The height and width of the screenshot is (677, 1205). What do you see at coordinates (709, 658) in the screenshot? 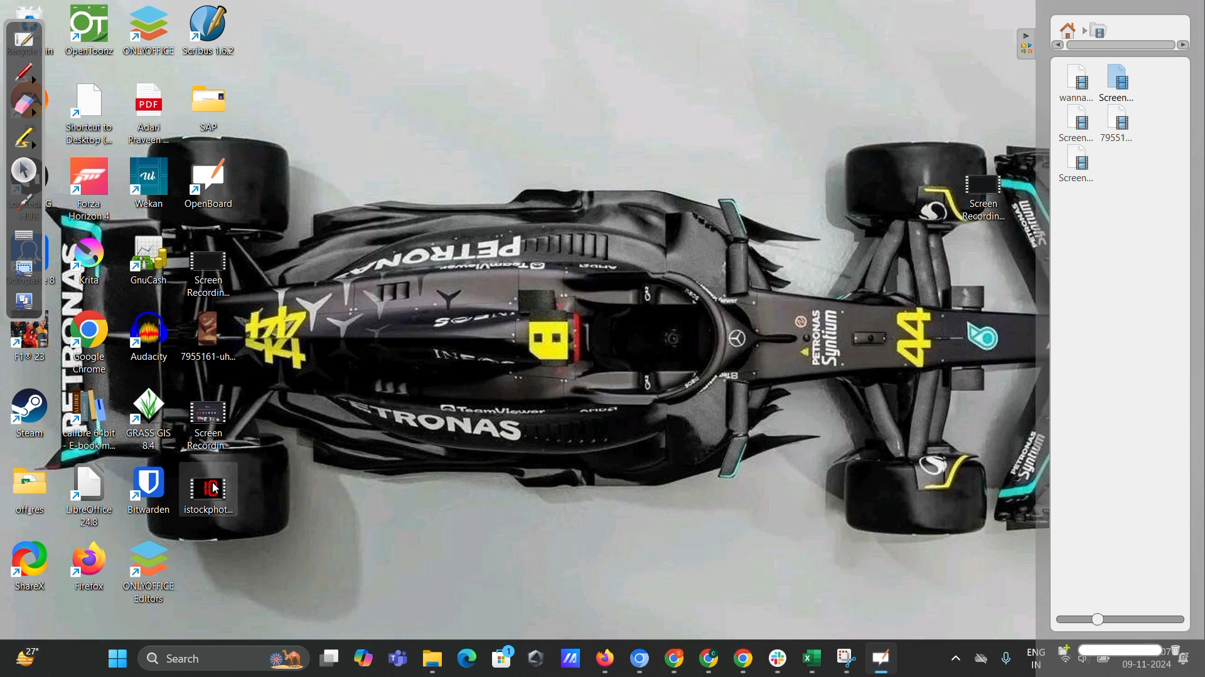
I see `minimized google chrome` at bounding box center [709, 658].